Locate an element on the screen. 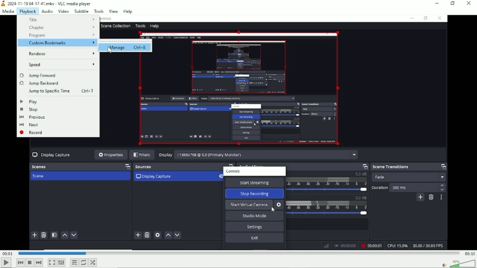 This screenshot has width=477, height=268. Tools is located at coordinates (99, 11).